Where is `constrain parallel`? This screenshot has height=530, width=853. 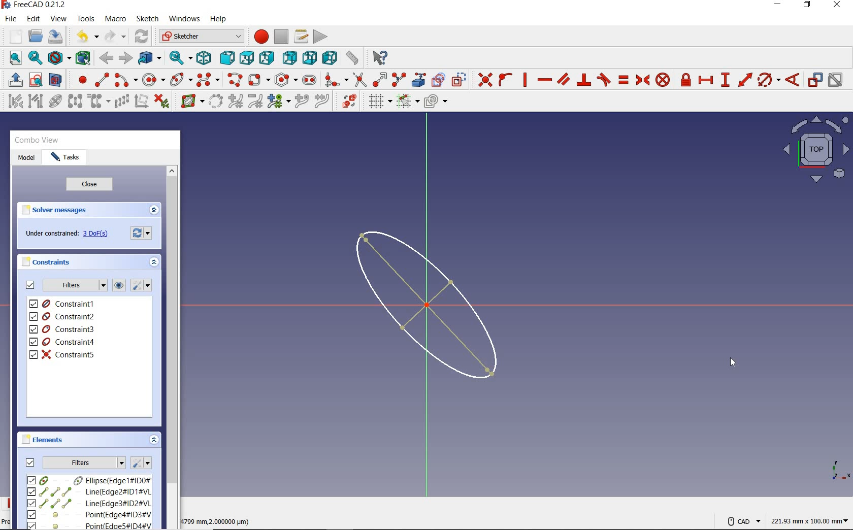 constrain parallel is located at coordinates (563, 79).